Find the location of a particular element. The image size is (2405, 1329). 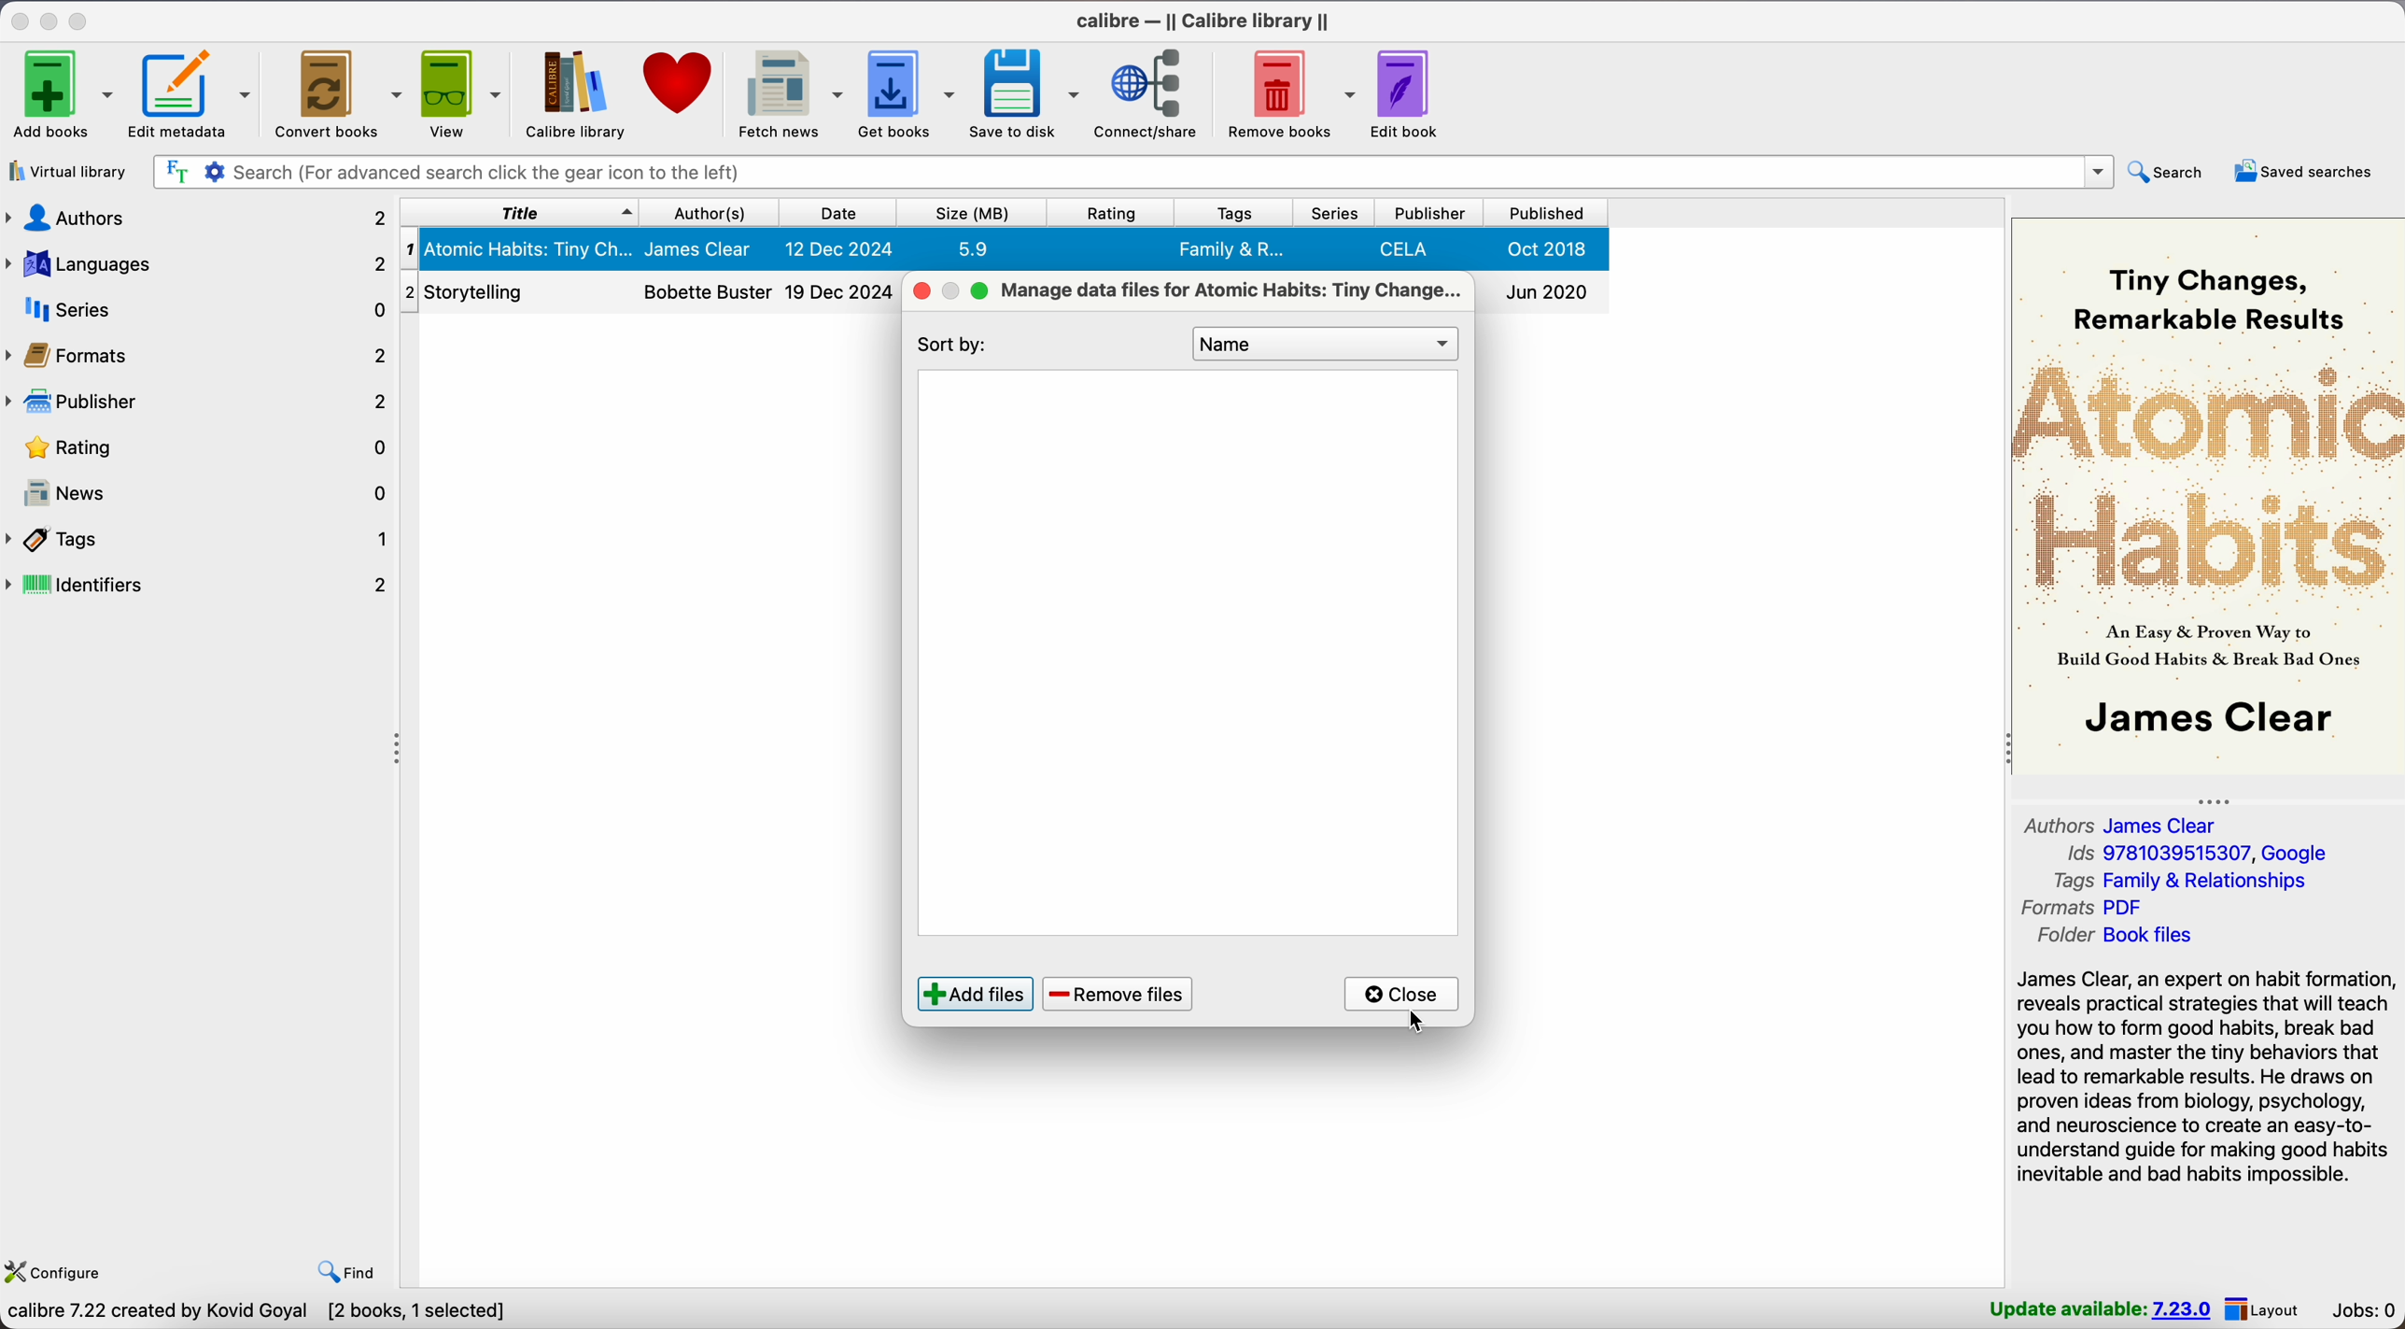

Calibre library is located at coordinates (574, 93).